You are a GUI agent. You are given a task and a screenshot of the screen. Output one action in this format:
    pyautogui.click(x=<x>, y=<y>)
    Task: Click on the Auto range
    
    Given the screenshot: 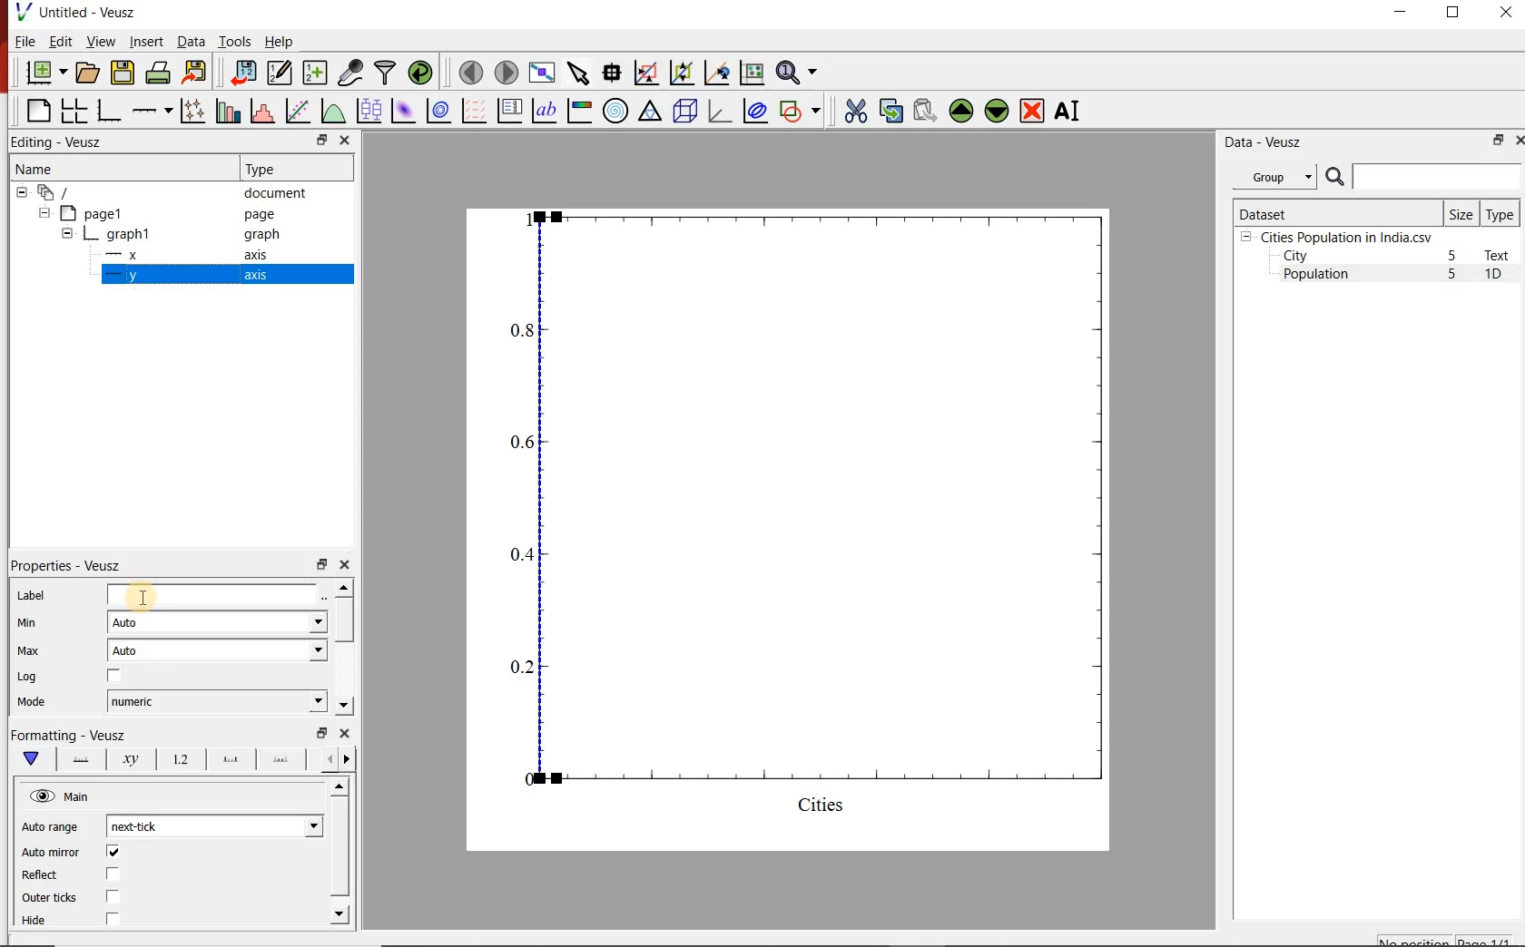 What is the action you would take?
    pyautogui.click(x=51, y=827)
    